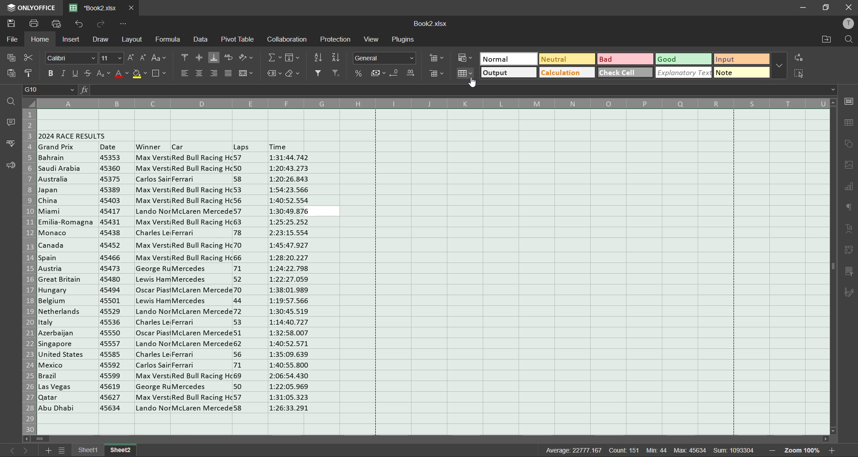 This screenshot has width=858, height=457. I want to click on count, so click(625, 449).